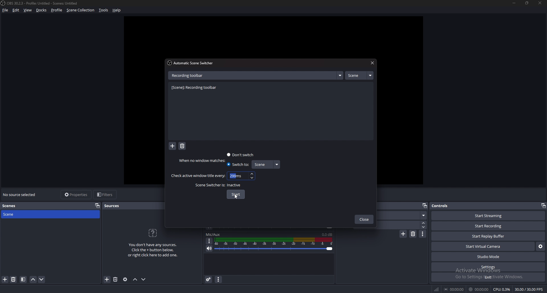  I want to click on advanced audio properties, so click(209, 279).